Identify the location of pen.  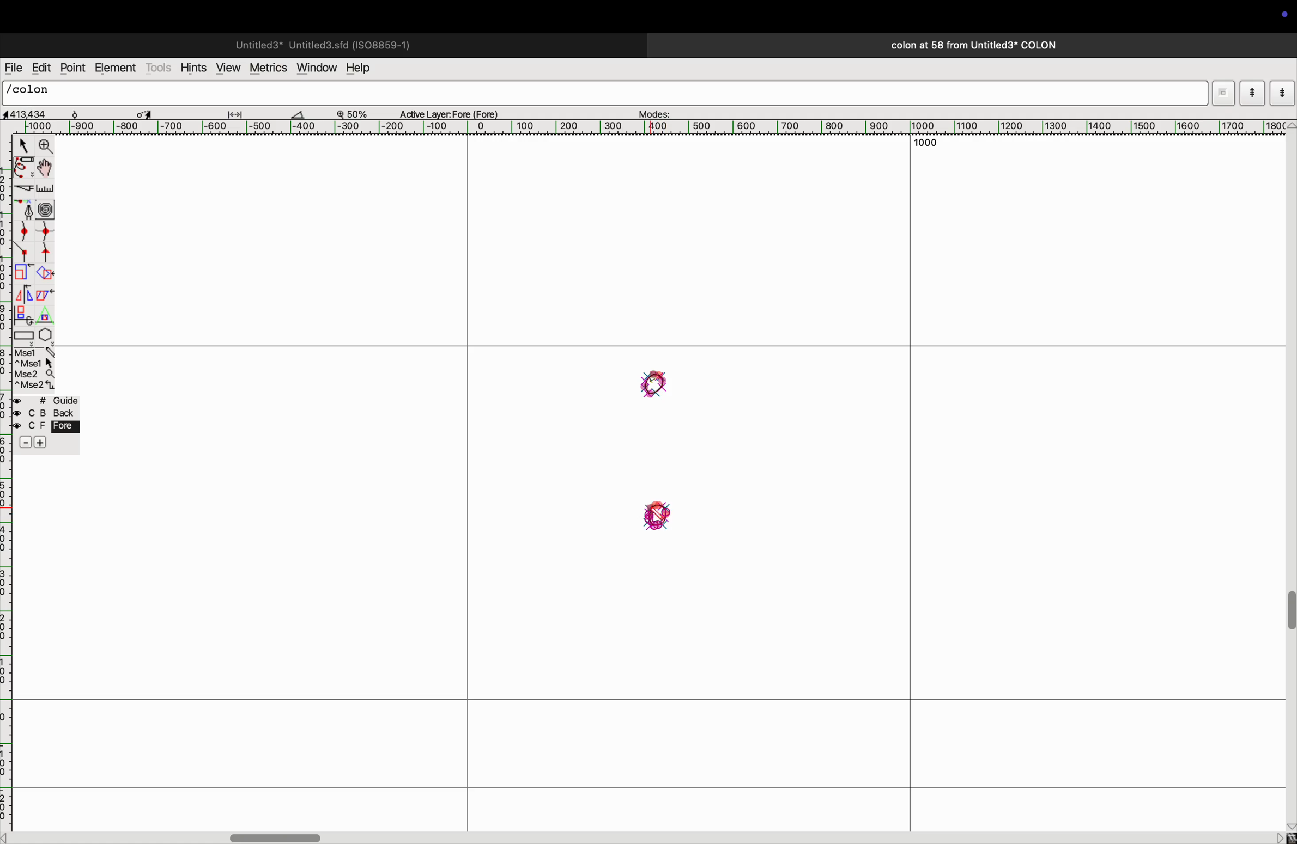
(24, 169).